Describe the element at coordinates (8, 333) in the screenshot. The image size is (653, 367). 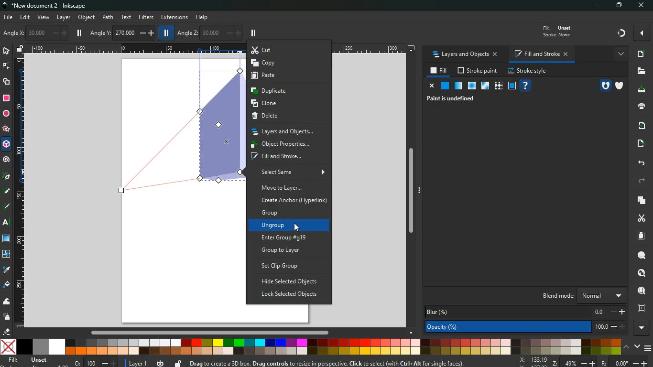
I see `eraser` at that location.